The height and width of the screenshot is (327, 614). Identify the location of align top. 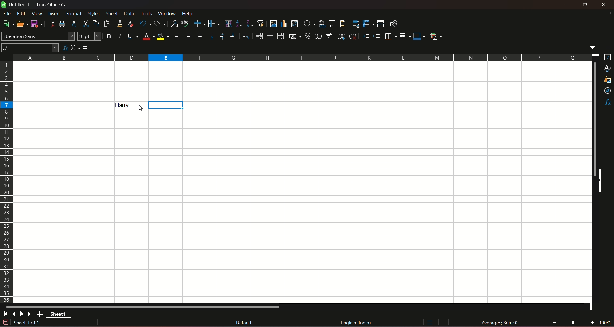
(211, 36).